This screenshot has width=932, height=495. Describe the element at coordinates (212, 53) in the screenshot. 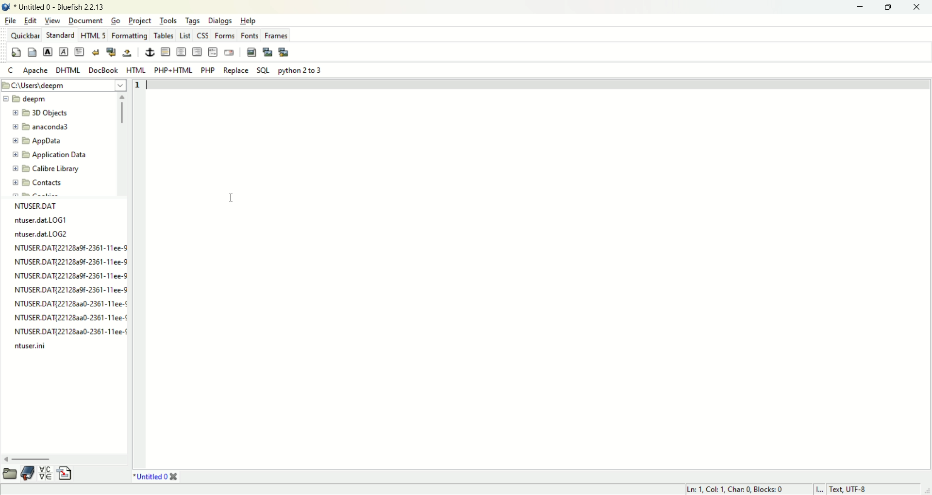

I see `HTML comment` at that location.